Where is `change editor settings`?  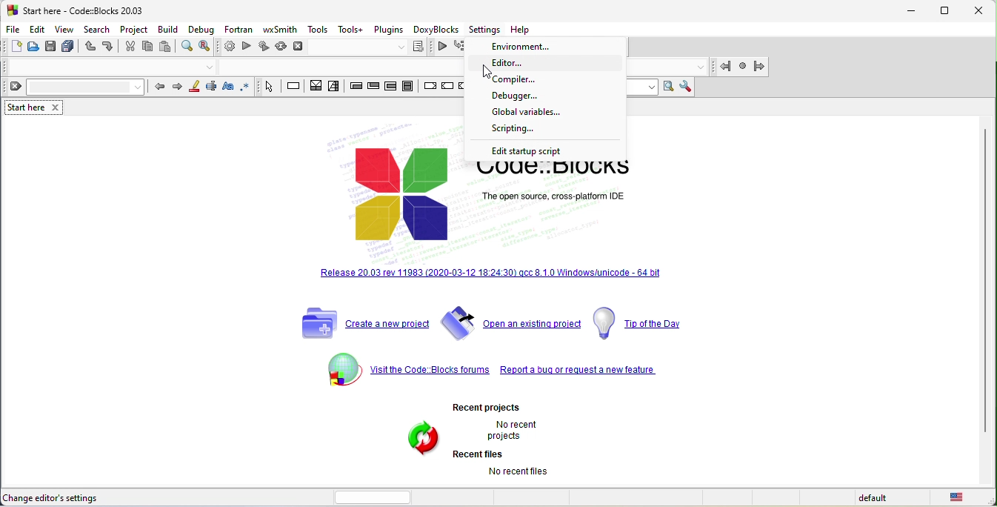 change editor settings is located at coordinates (64, 497).